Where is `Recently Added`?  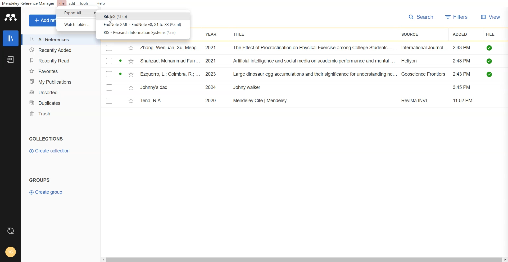 Recently Added is located at coordinates (58, 50).